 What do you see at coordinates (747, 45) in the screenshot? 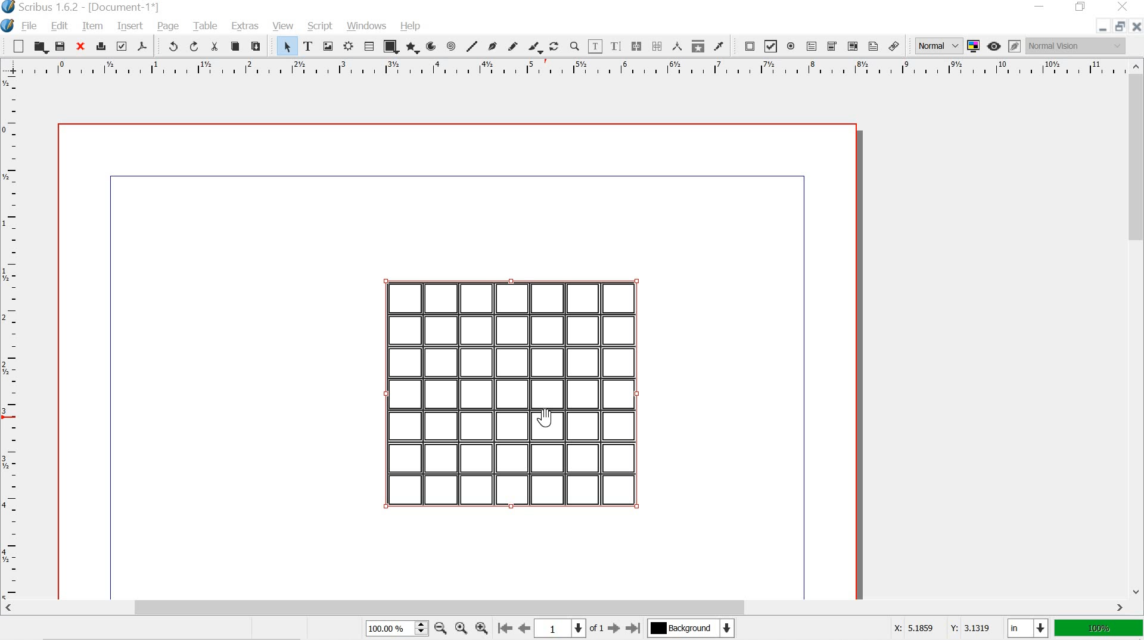
I see `pdf push button` at bounding box center [747, 45].